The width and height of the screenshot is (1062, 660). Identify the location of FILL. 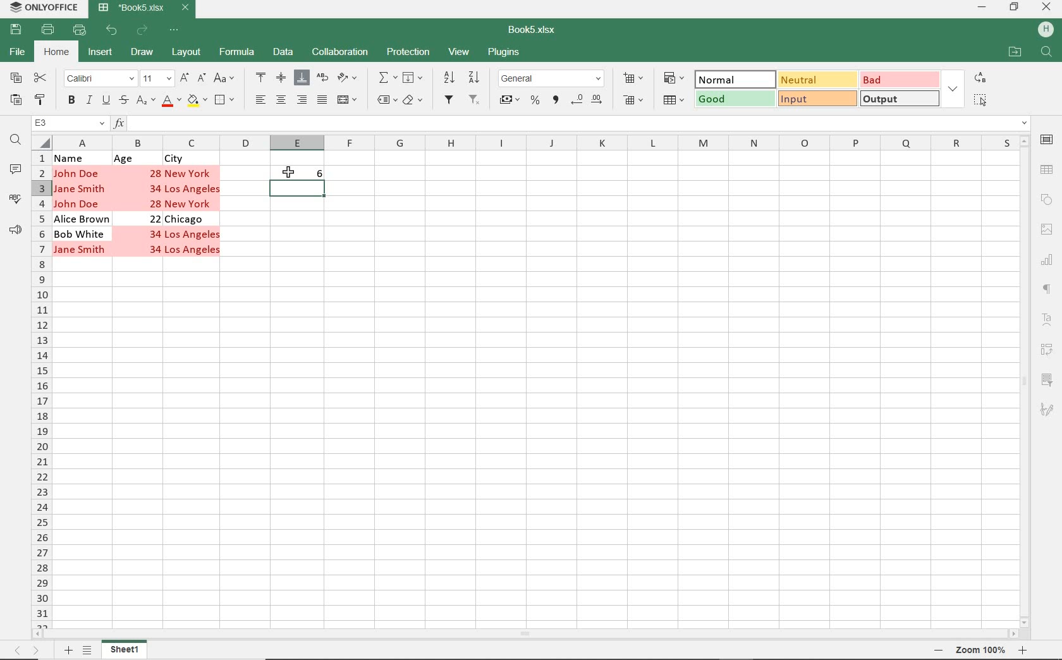
(413, 77).